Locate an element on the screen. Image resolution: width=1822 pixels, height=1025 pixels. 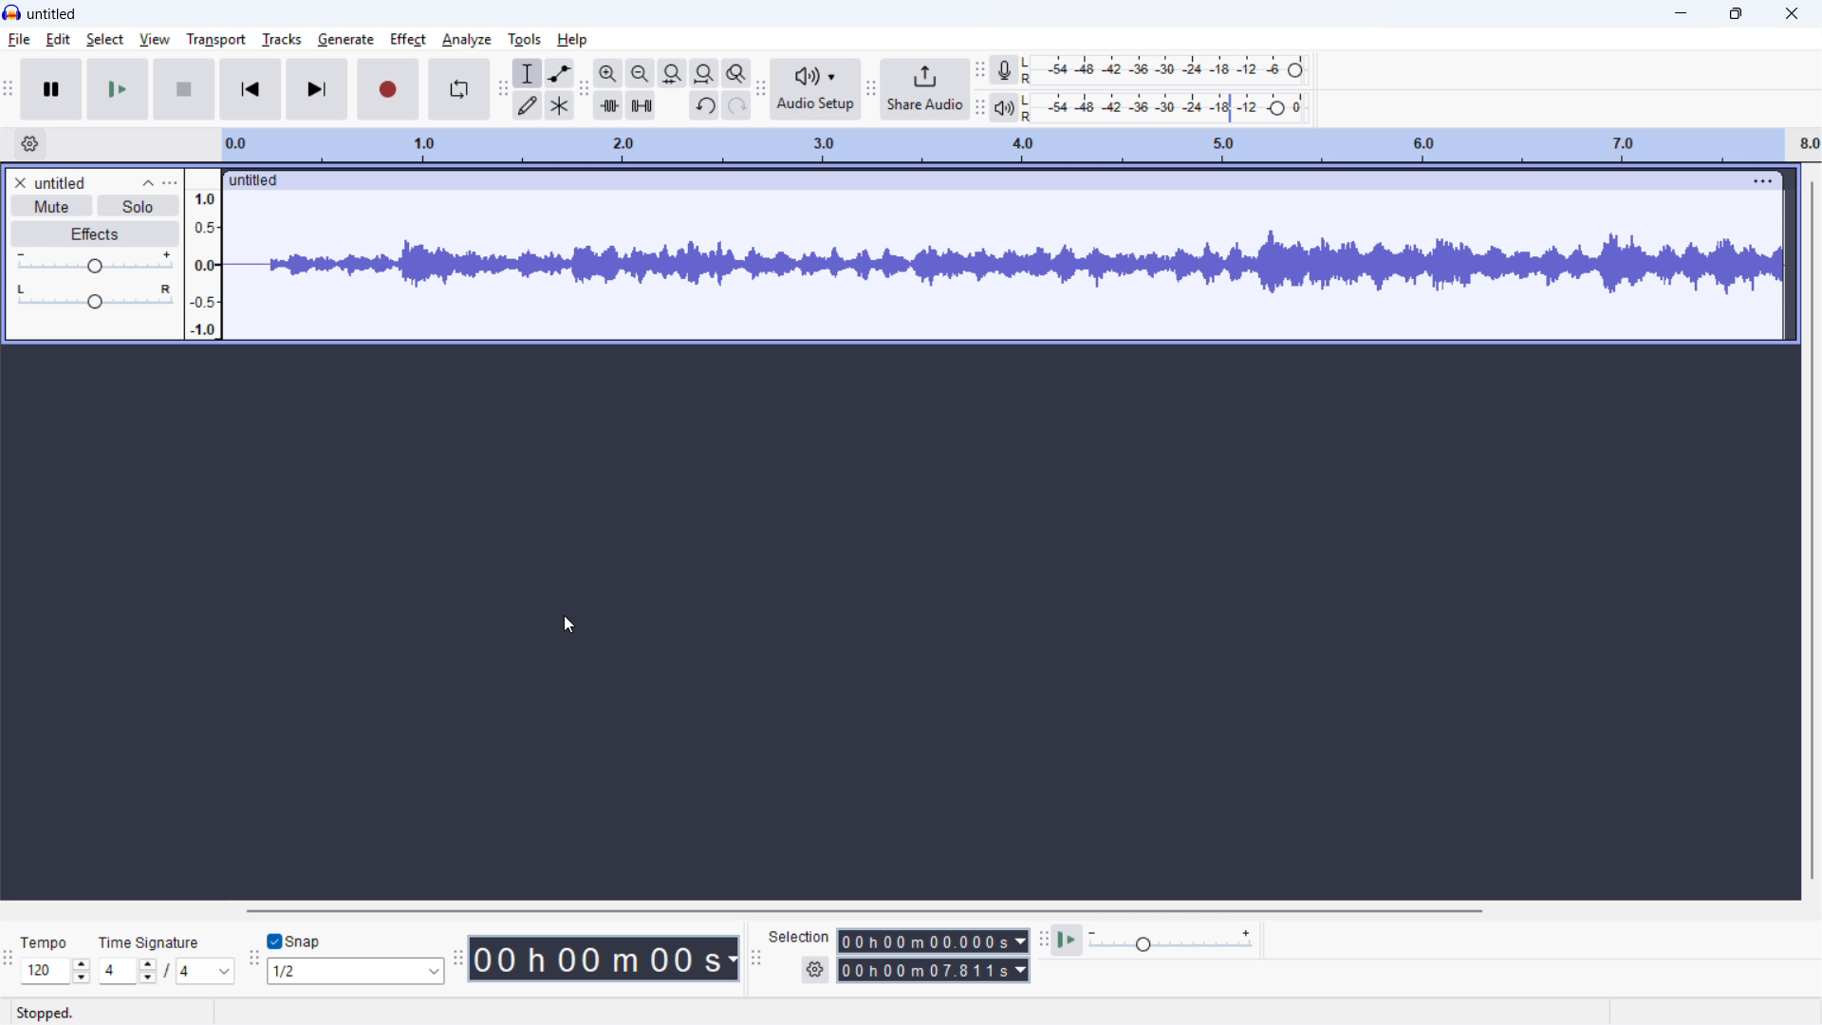
playback meter toolbar is located at coordinates (979, 109).